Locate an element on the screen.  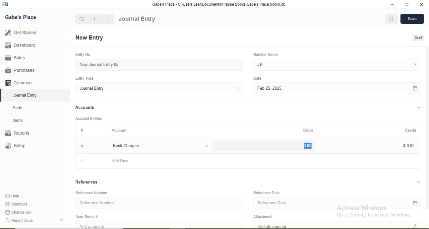
References. is located at coordinates (87, 182).